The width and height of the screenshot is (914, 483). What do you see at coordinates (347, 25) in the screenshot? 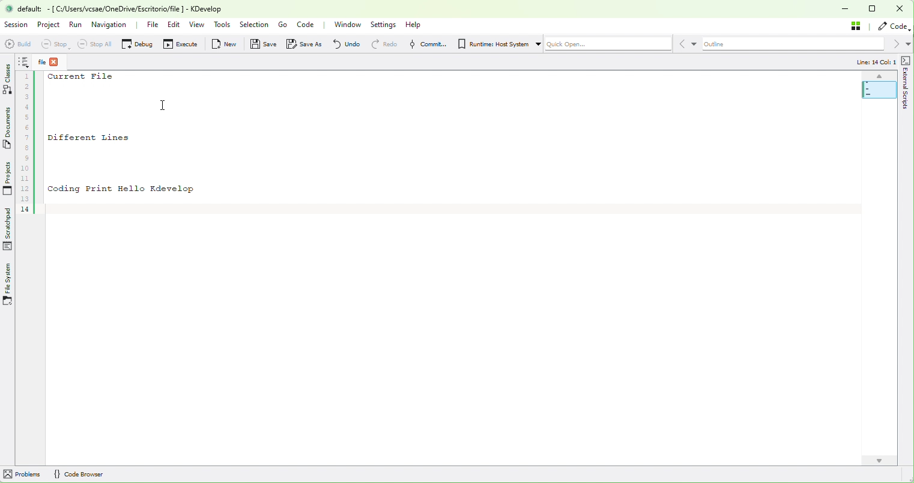
I see `Window` at bounding box center [347, 25].